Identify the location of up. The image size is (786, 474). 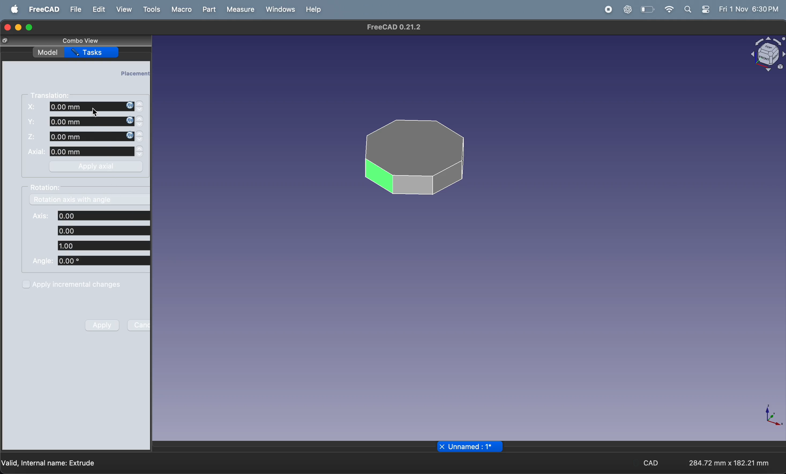
(140, 149).